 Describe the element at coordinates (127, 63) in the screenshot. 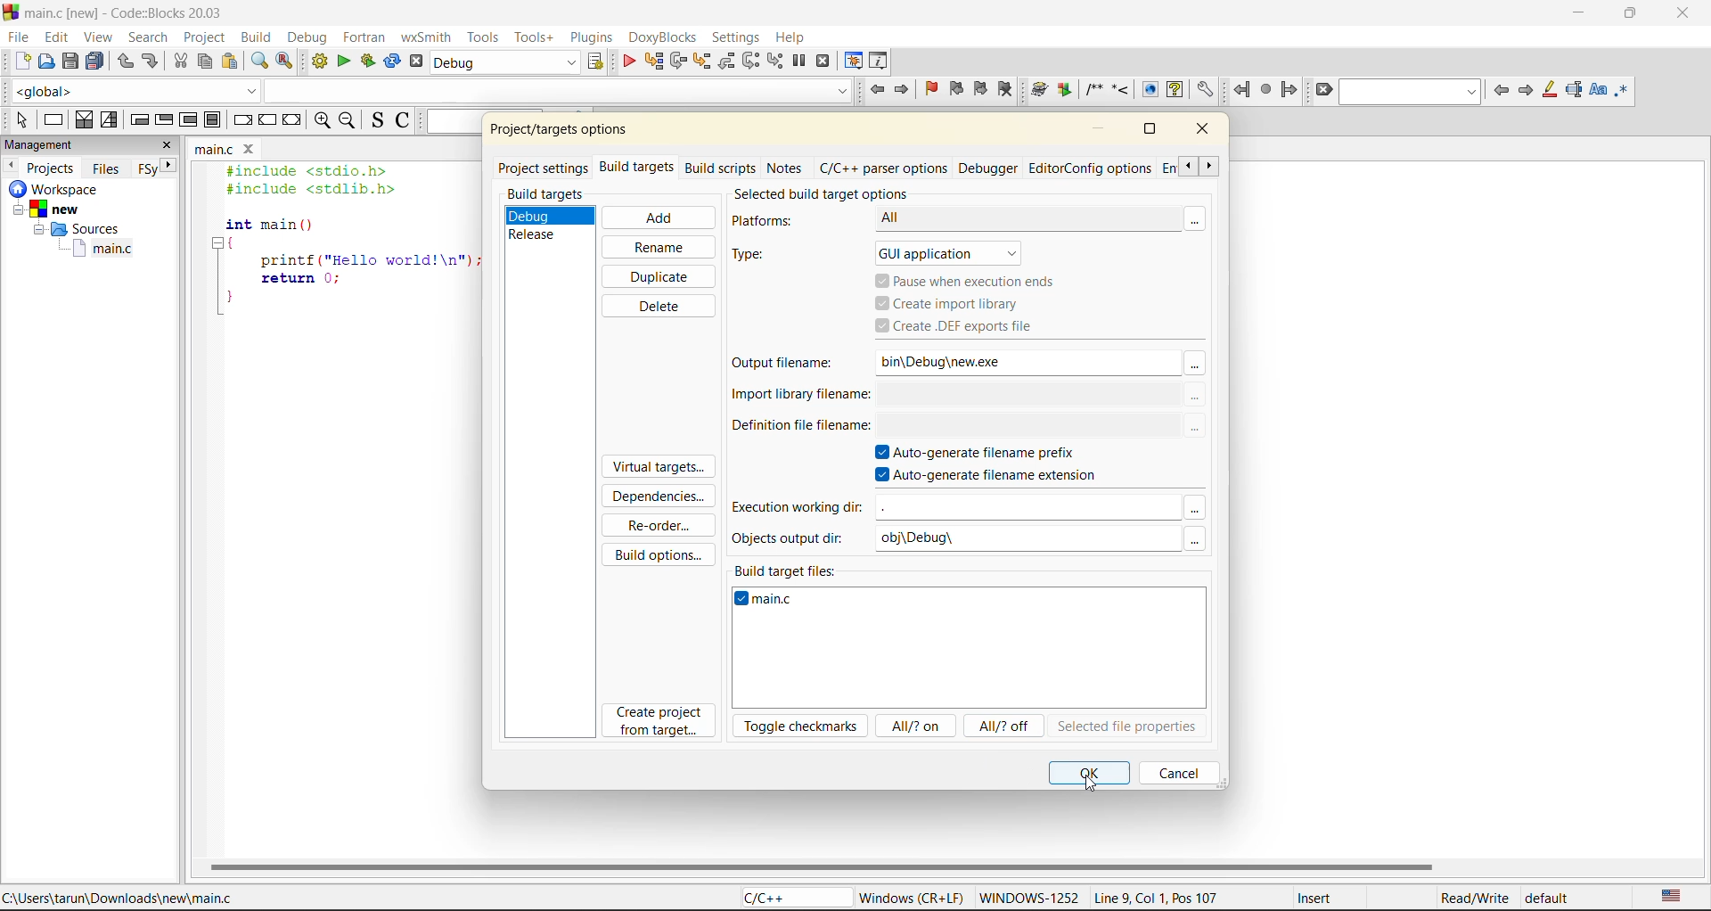

I see `undo` at that location.